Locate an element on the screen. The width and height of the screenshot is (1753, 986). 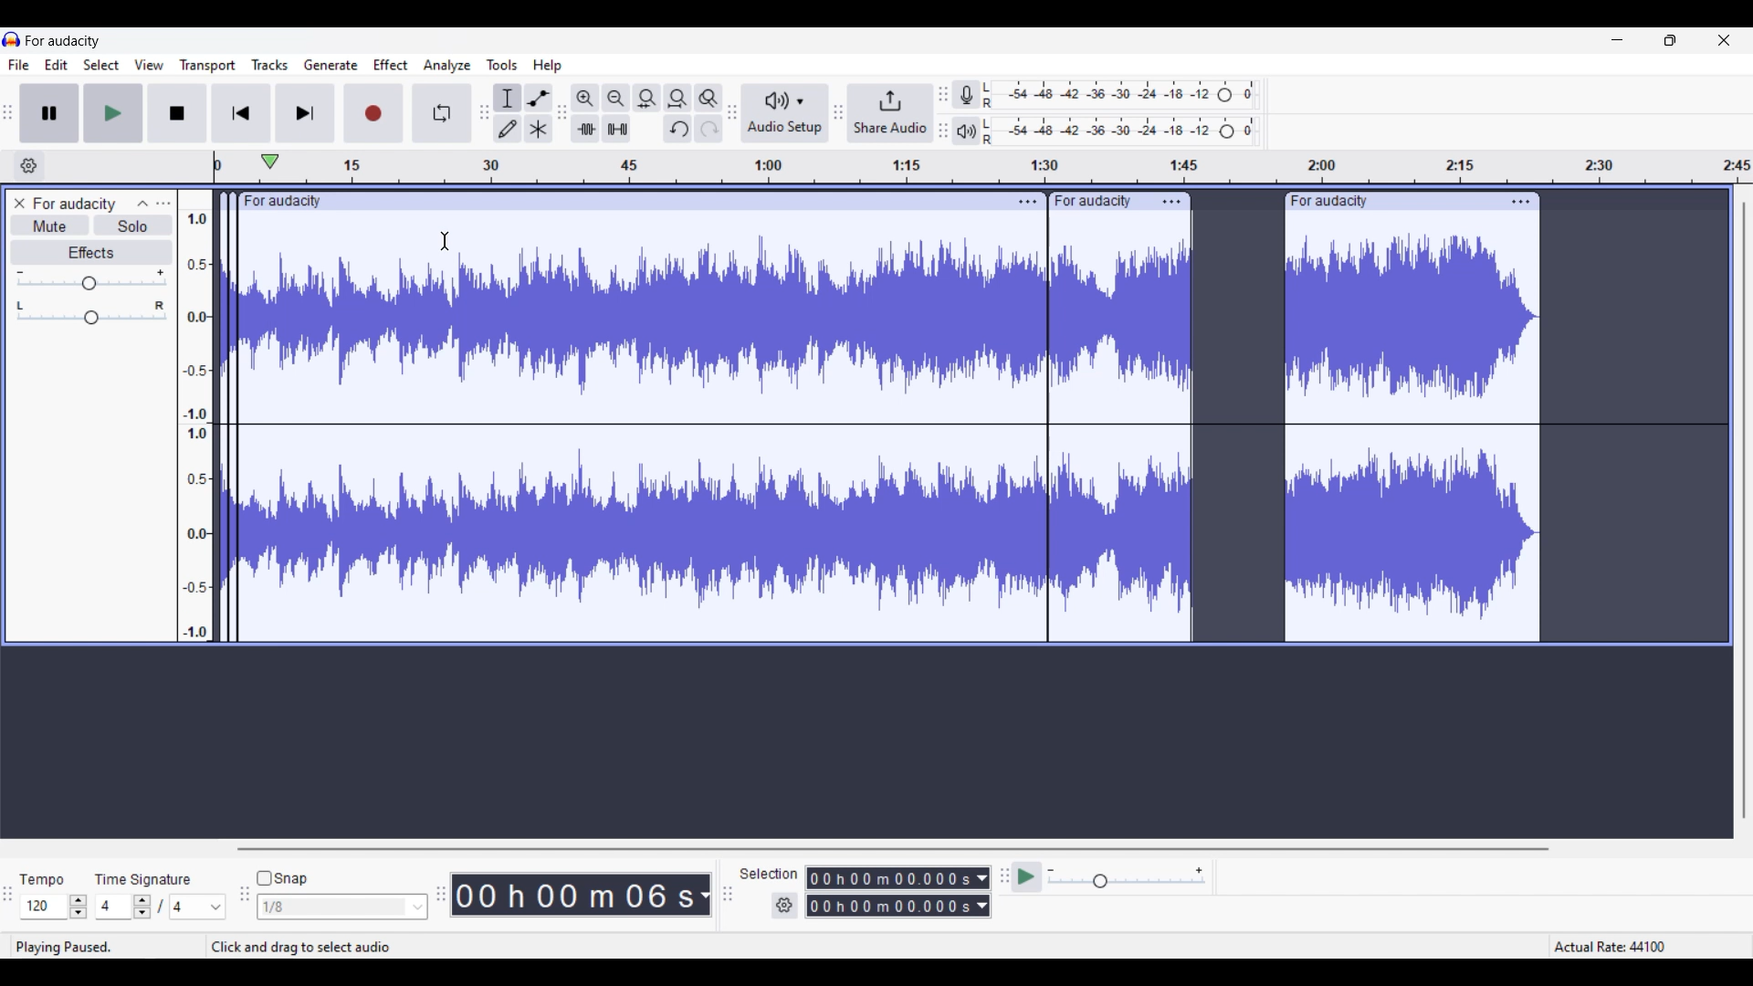
Close track is located at coordinates (23, 203).